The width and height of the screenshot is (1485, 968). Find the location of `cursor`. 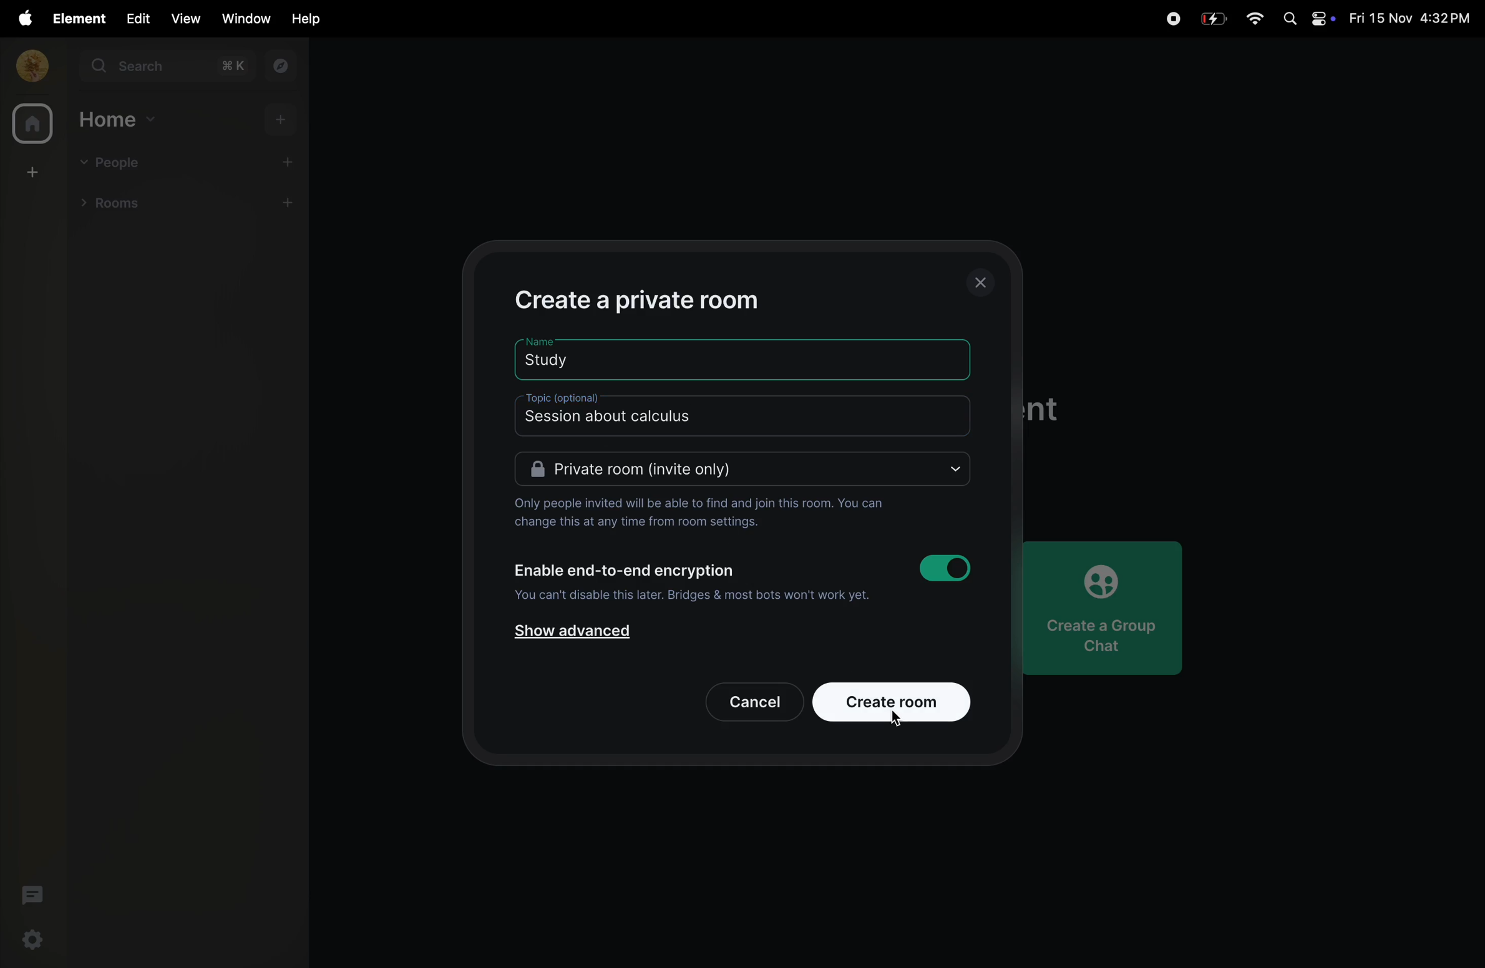

cursor is located at coordinates (899, 721).